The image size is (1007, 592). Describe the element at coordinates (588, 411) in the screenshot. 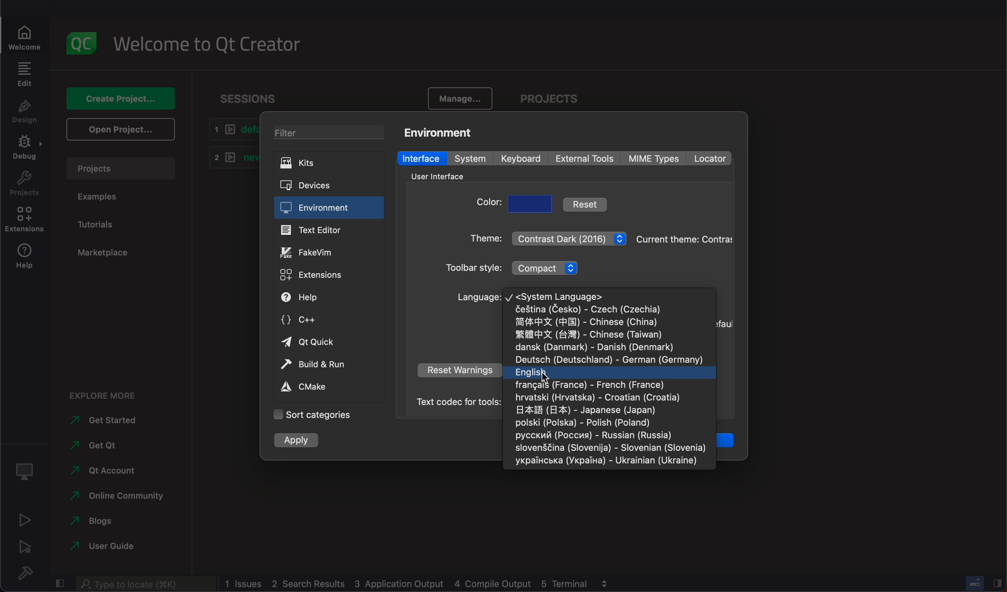

I see `japan` at that location.